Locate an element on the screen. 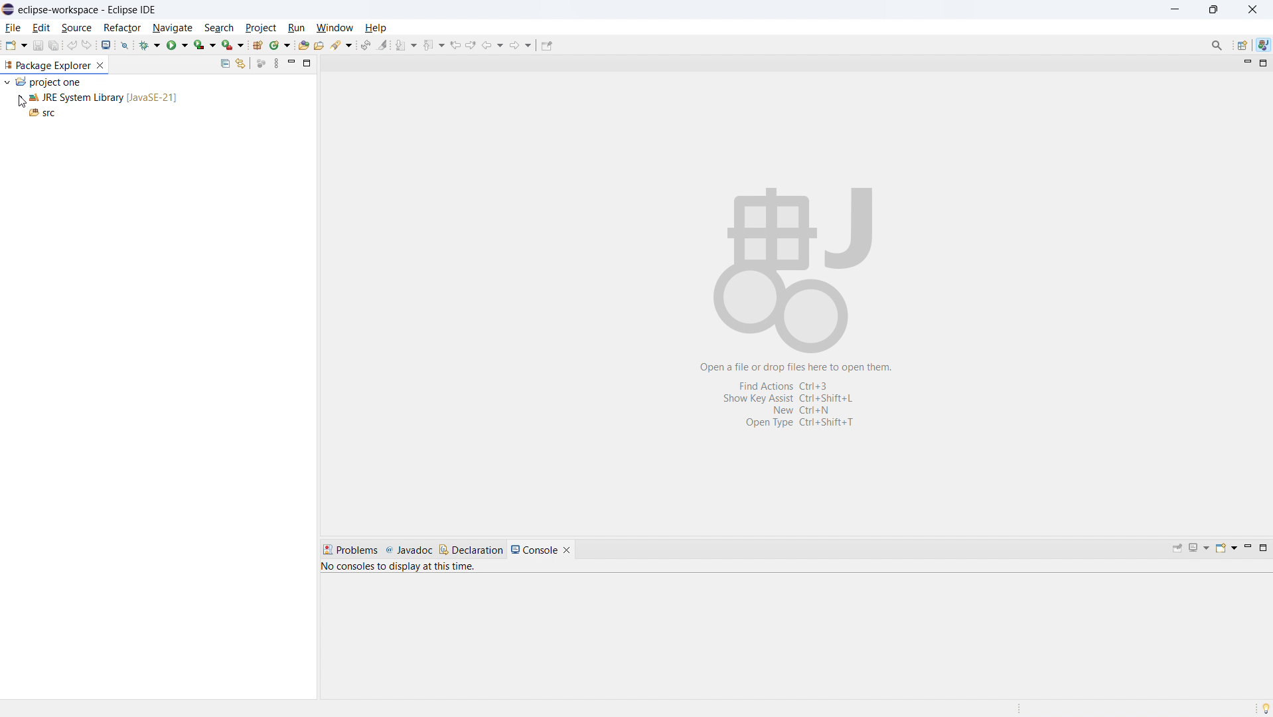  minimize is located at coordinates (1244, 62).